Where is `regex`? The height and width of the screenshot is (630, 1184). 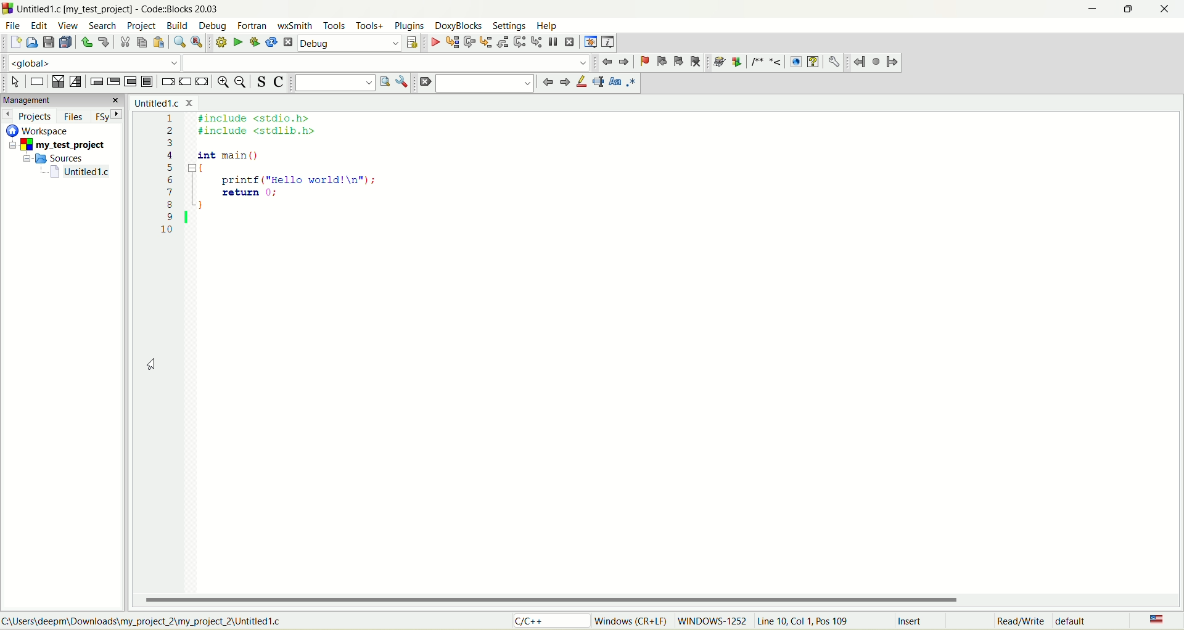
regex is located at coordinates (634, 83).